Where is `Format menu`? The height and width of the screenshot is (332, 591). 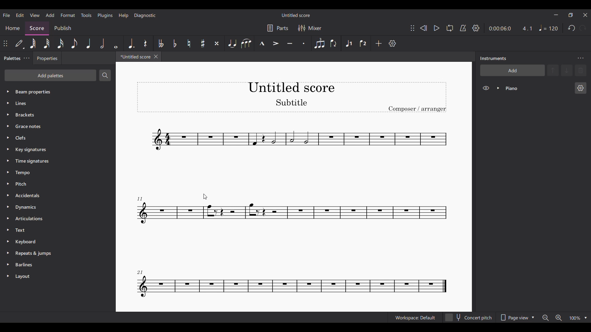 Format menu is located at coordinates (68, 15).